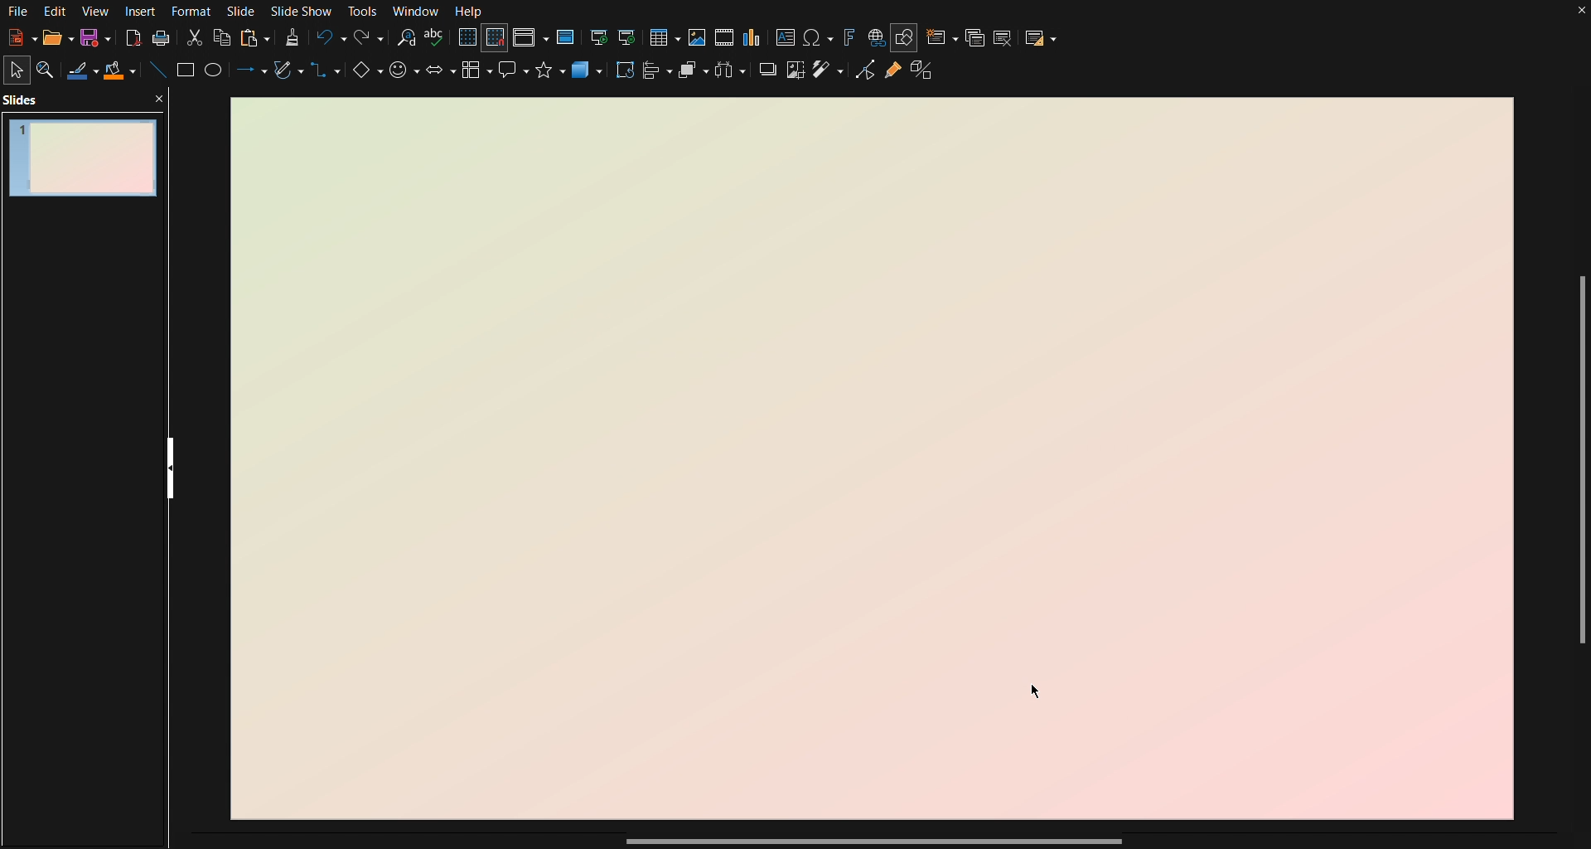 The image size is (1591, 849). Describe the element at coordinates (288, 74) in the screenshot. I see `Vectors` at that location.